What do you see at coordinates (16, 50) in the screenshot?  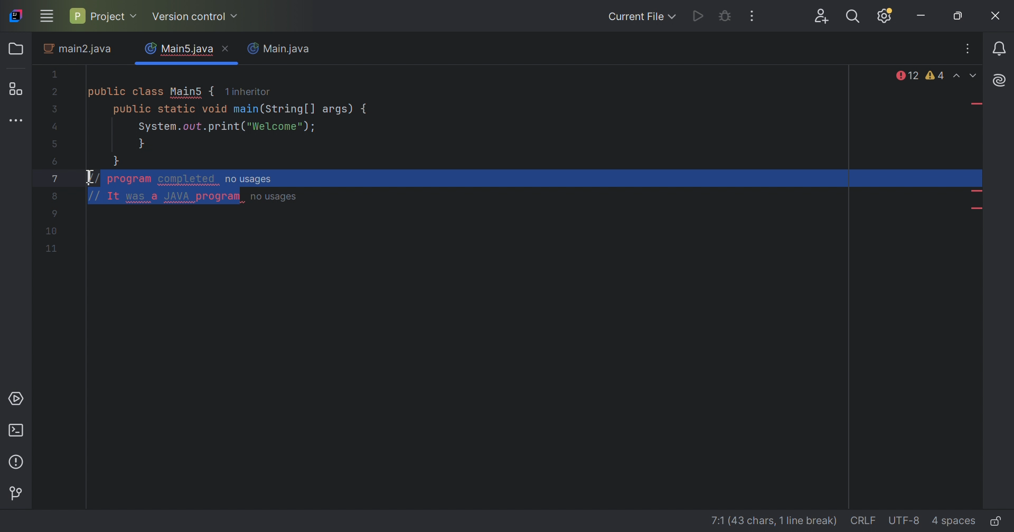 I see `Folder icon` at bounding box center [16, 50].